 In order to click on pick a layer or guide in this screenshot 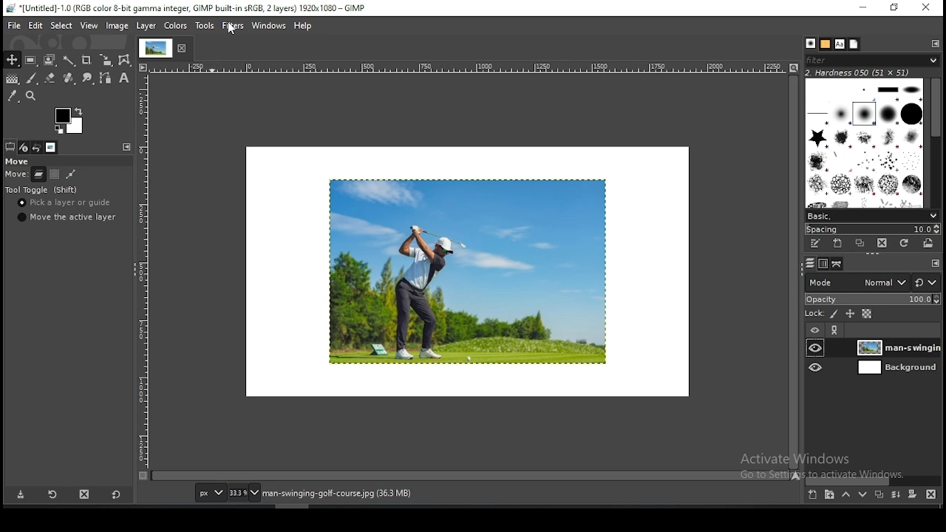, I will do `click(69, 204)`.